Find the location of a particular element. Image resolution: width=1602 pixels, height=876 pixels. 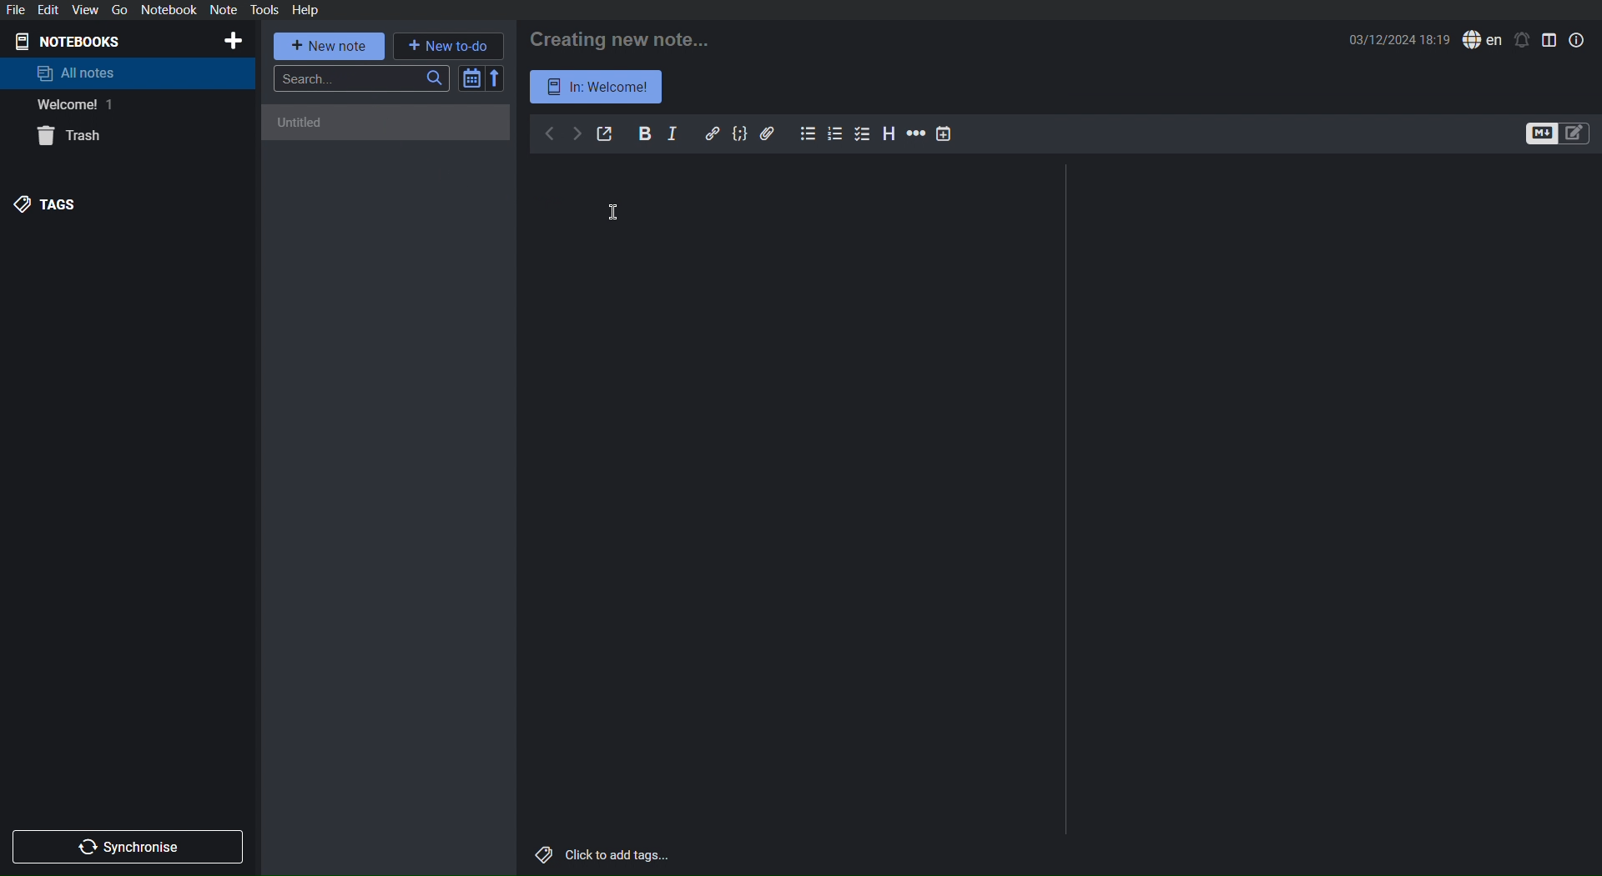

In: Welcome! is located at coordinates (597, 86).